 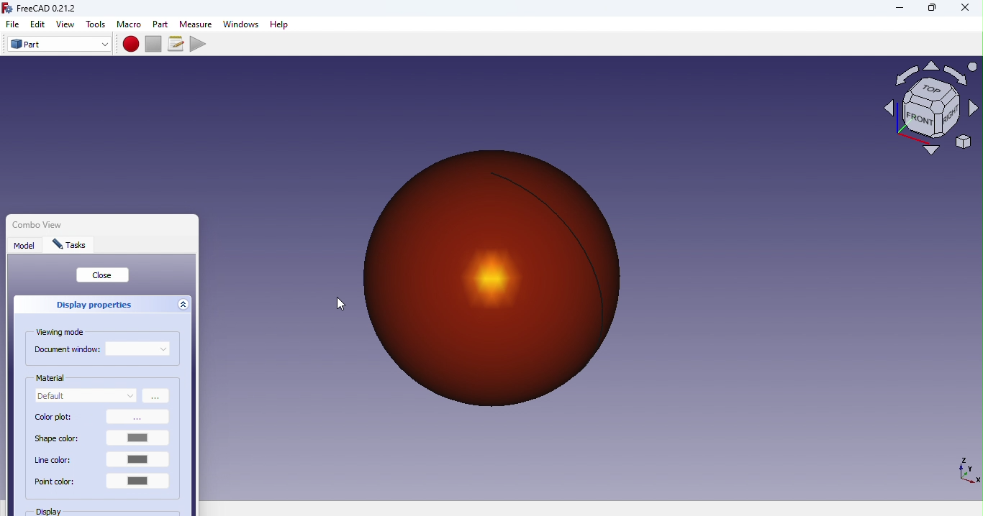 I want to click on Drop down menu, so click(x=138, y=349).